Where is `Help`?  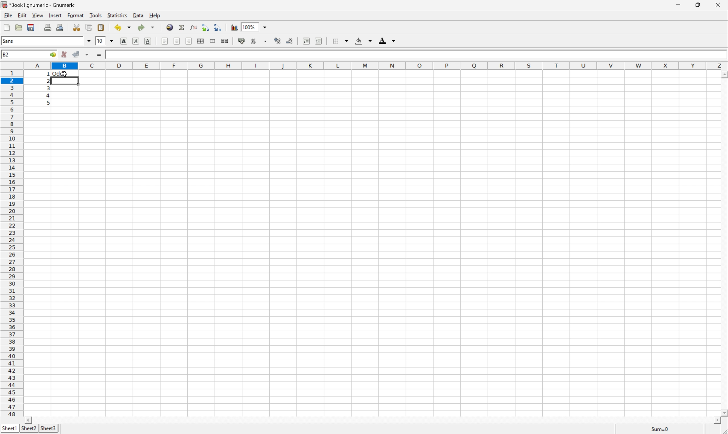
Help is located at coordinates (156, 15).